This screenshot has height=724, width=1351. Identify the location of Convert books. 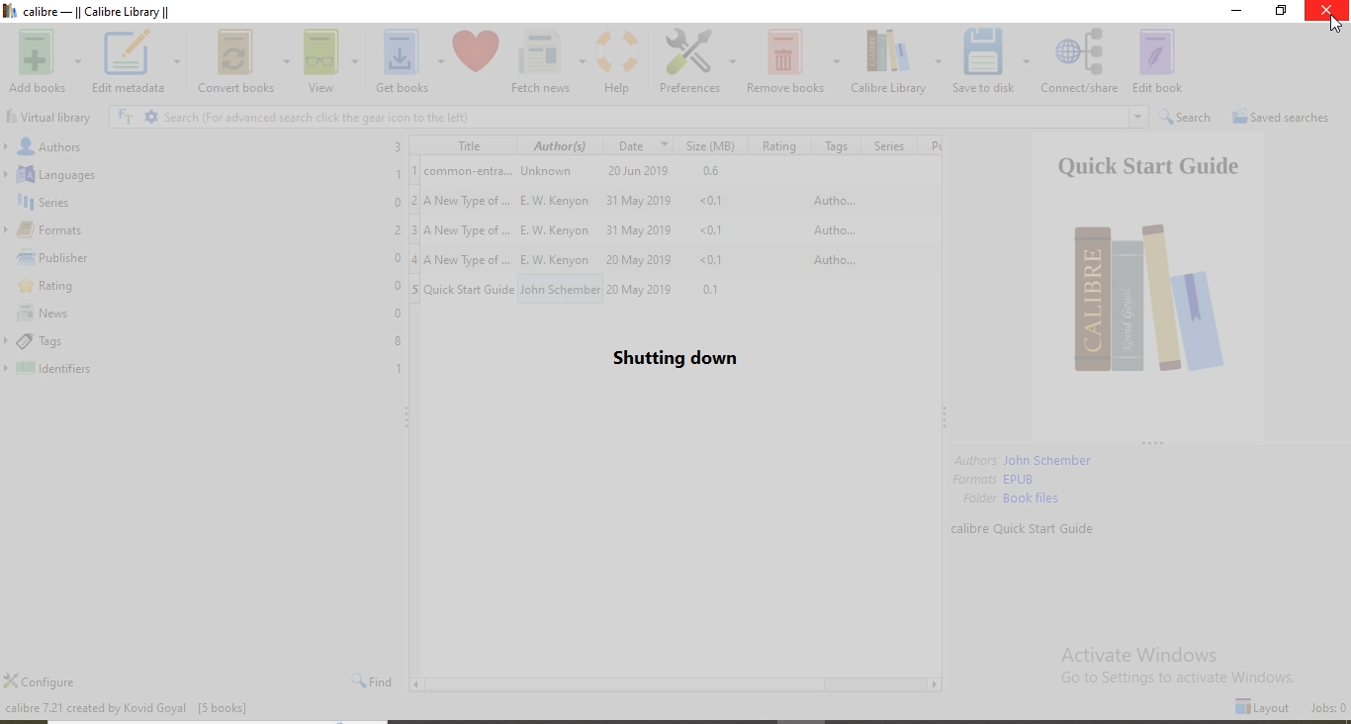
(244, 61).